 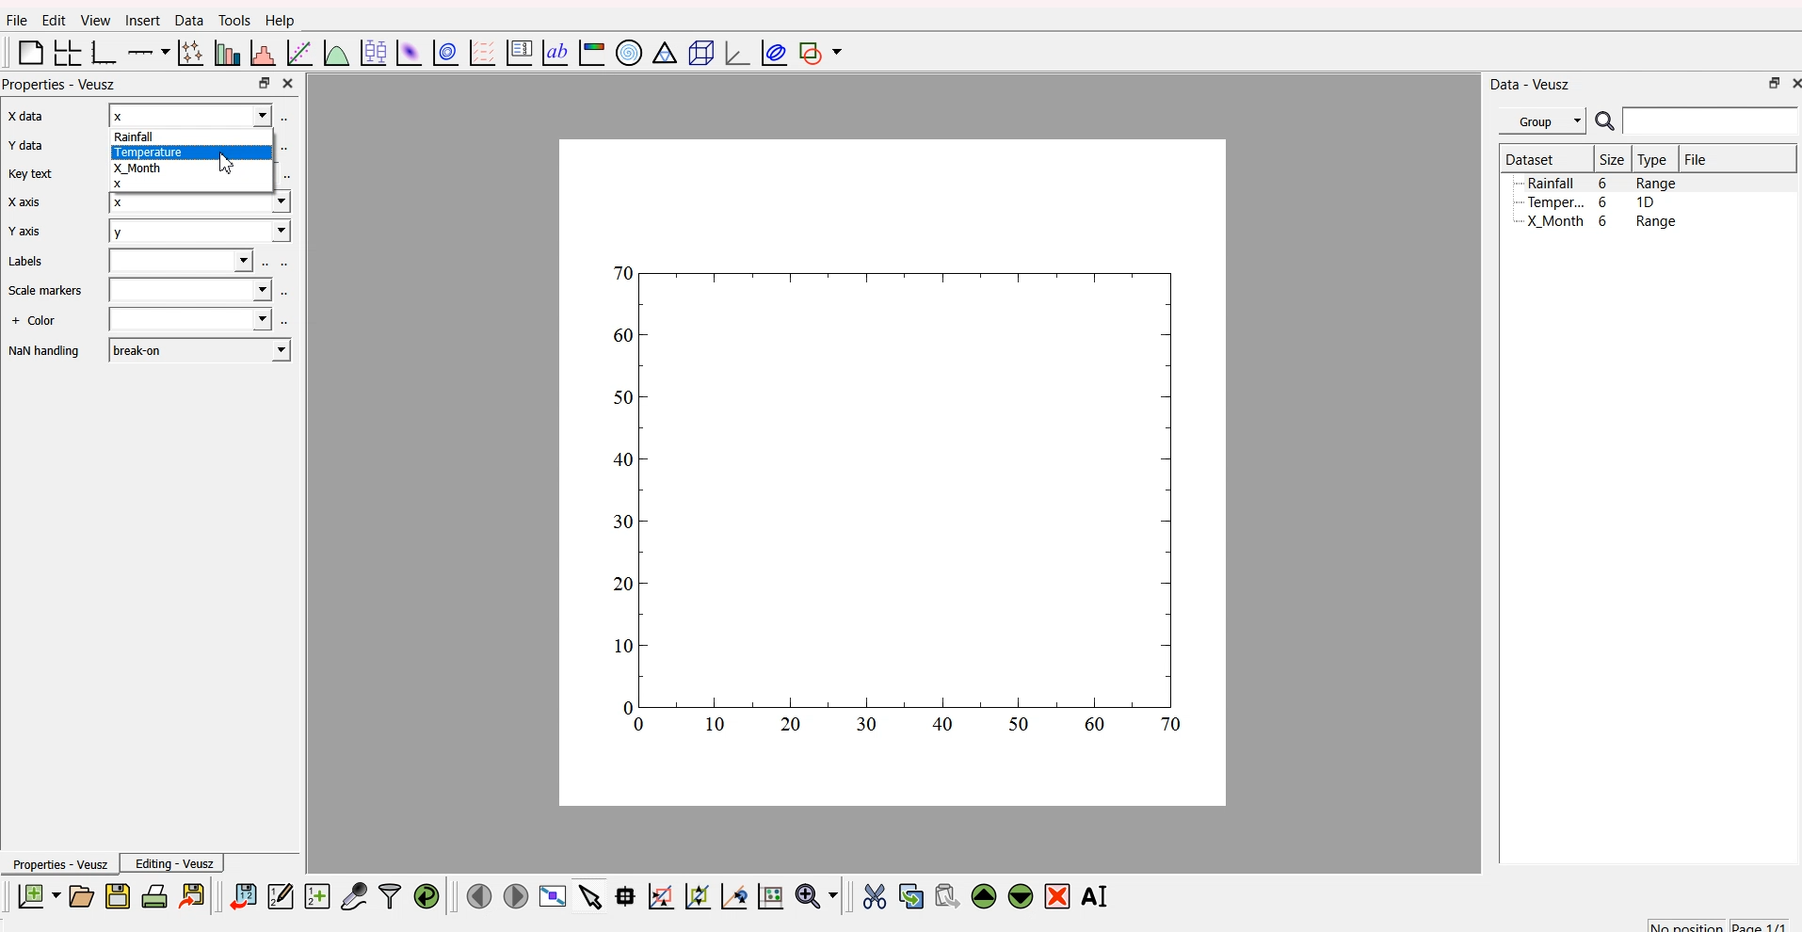 What do you see at coordinates (1793, 85) in the screenshot?
I see `close` at bounding box center [1793, 85].